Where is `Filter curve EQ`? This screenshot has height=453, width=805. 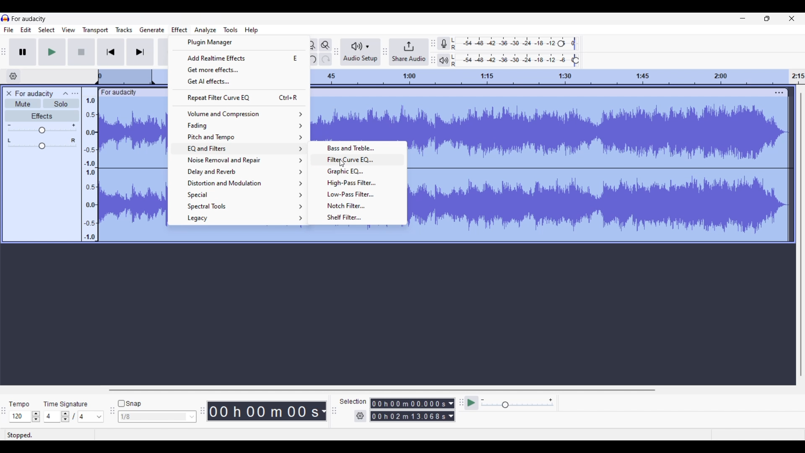
Filter curve EQ is located at coordinates (359, 159).